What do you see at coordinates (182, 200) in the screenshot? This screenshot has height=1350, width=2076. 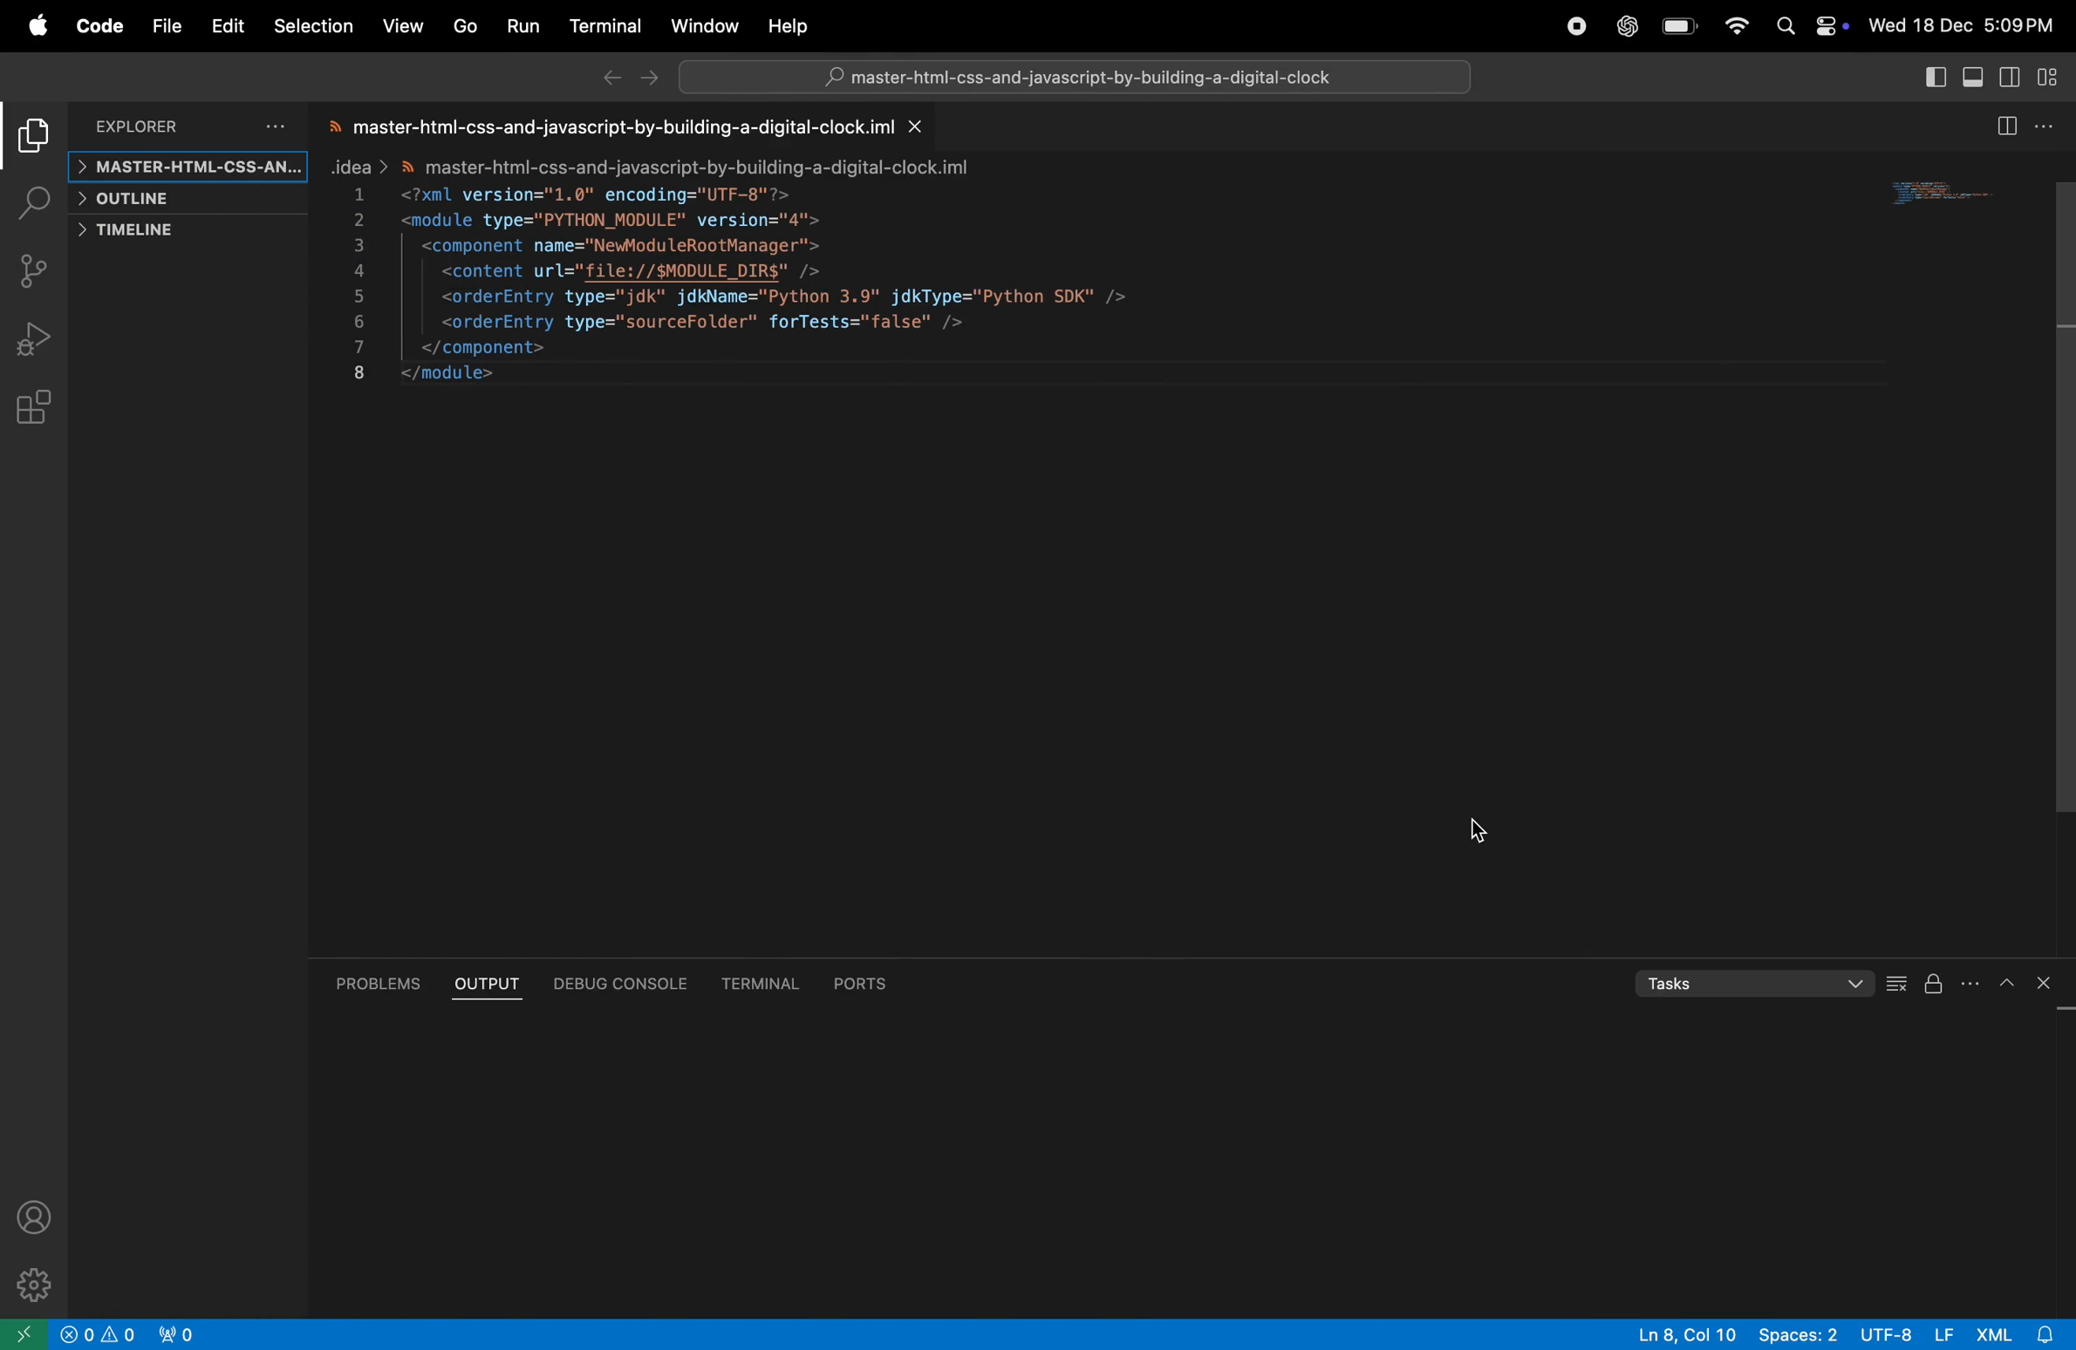 I see `outline` at bounding box center [182, 200].